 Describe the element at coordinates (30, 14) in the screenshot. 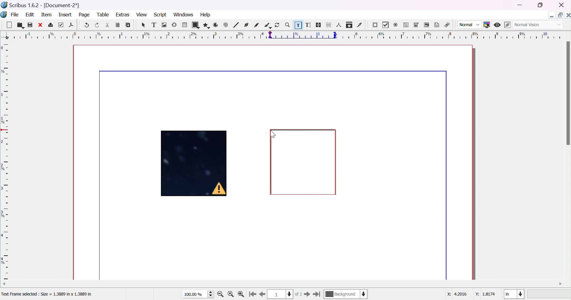

I see `edit` at that location.